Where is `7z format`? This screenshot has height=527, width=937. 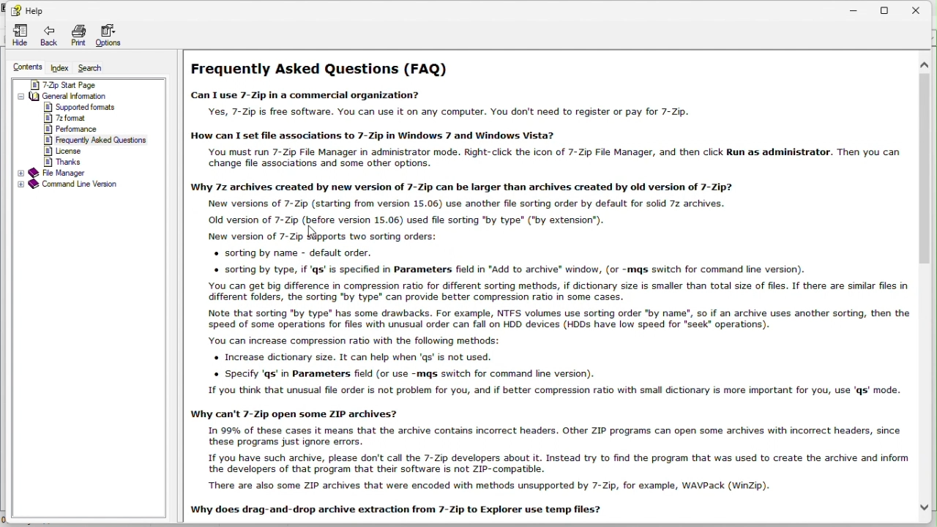
7z format is located at coordinates (67, 119).